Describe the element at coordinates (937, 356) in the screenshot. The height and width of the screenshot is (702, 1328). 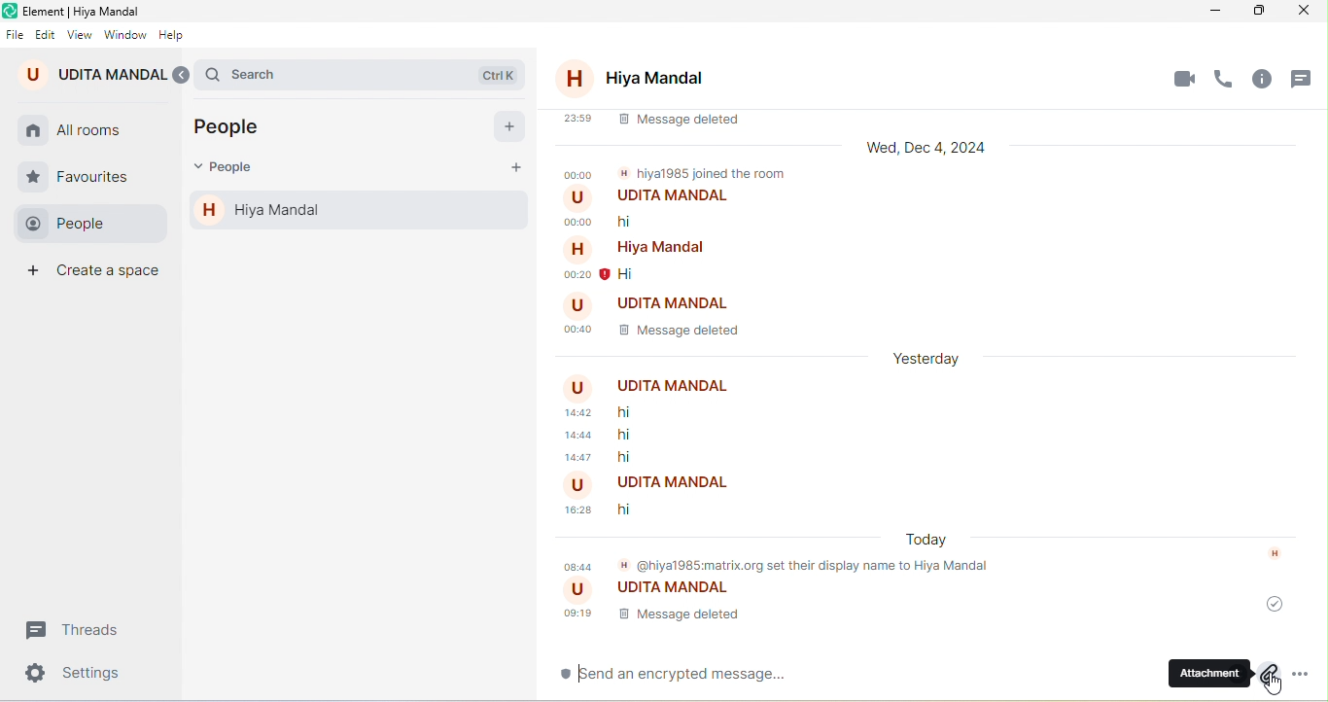
I see `yesterday` at that location.